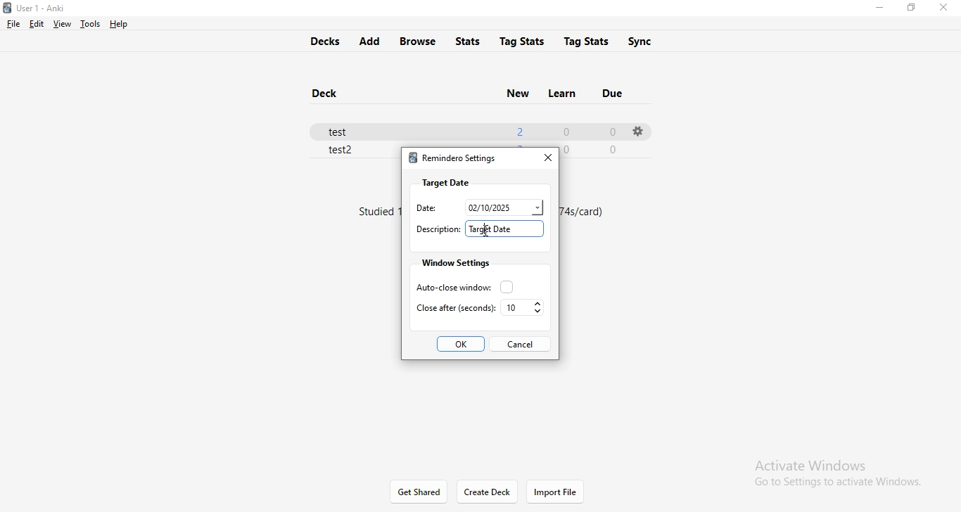  I want to click on 10, so click(523, 308).